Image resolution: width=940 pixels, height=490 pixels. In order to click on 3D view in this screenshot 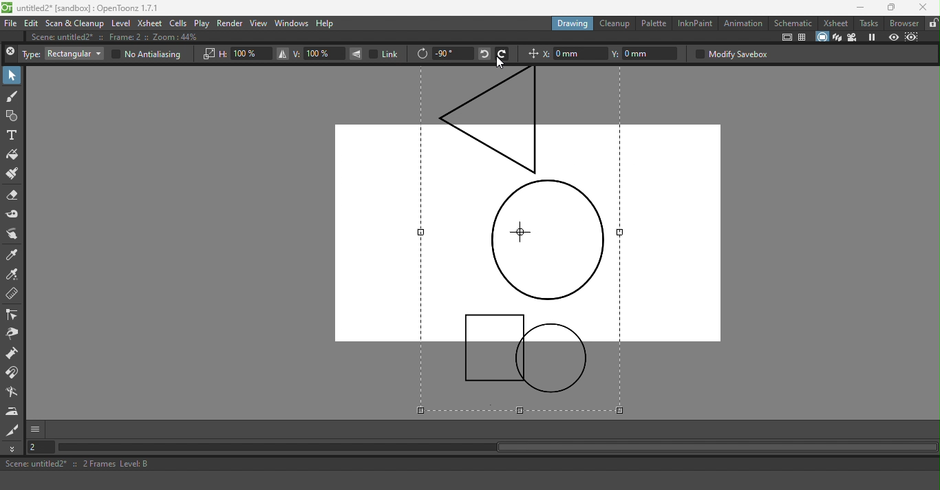, I will do `click(837, 37)`.